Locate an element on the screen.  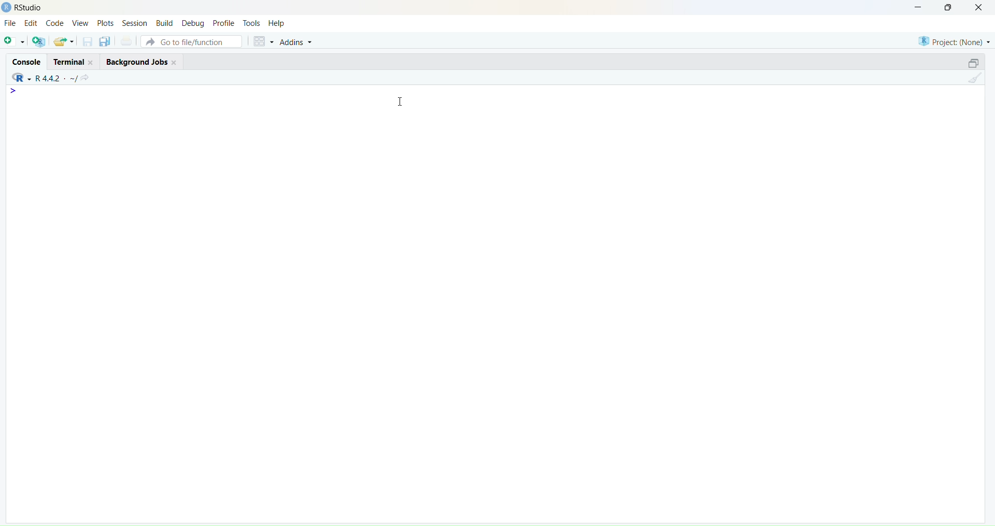
Project: (None) is located at coordinates (954, 40).